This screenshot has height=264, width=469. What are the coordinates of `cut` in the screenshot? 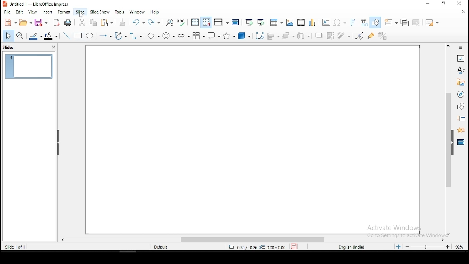 It's located at (83, 22).